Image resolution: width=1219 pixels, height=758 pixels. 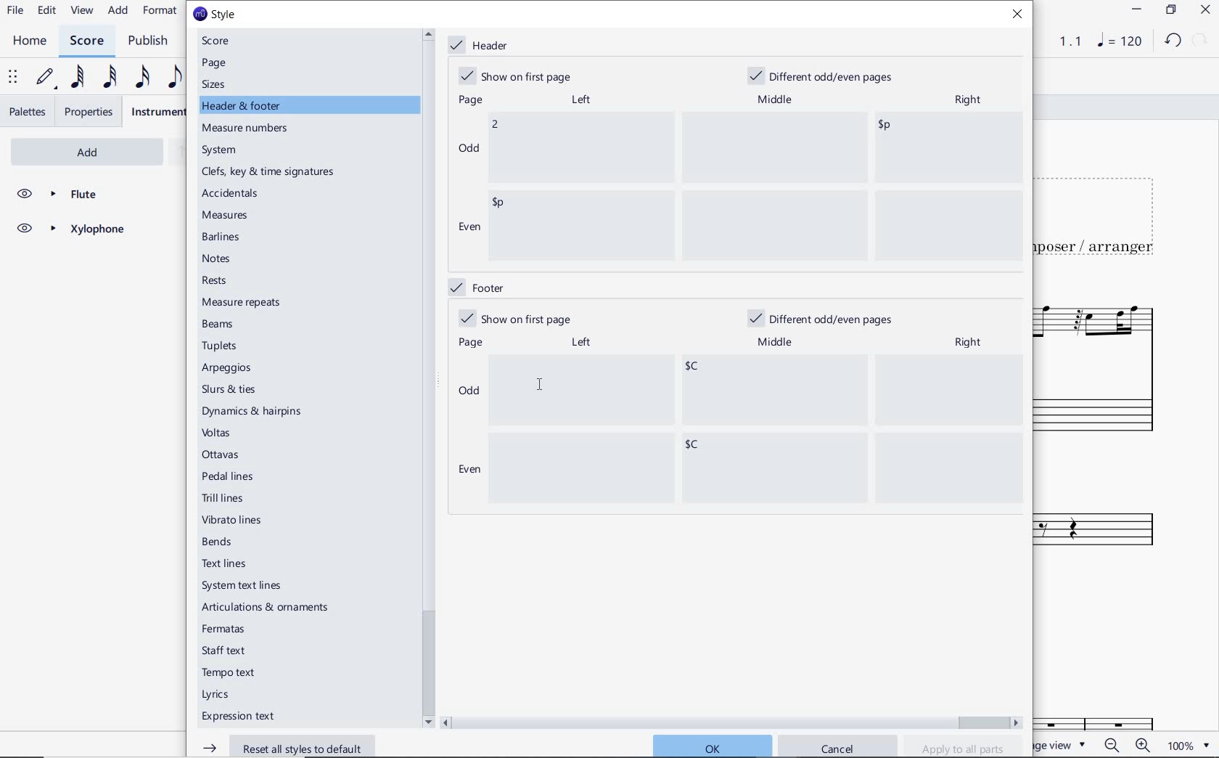 What do you see at coordinates (214, 15) in the screenshot?
I see `style` at bounding box center [214, 15].